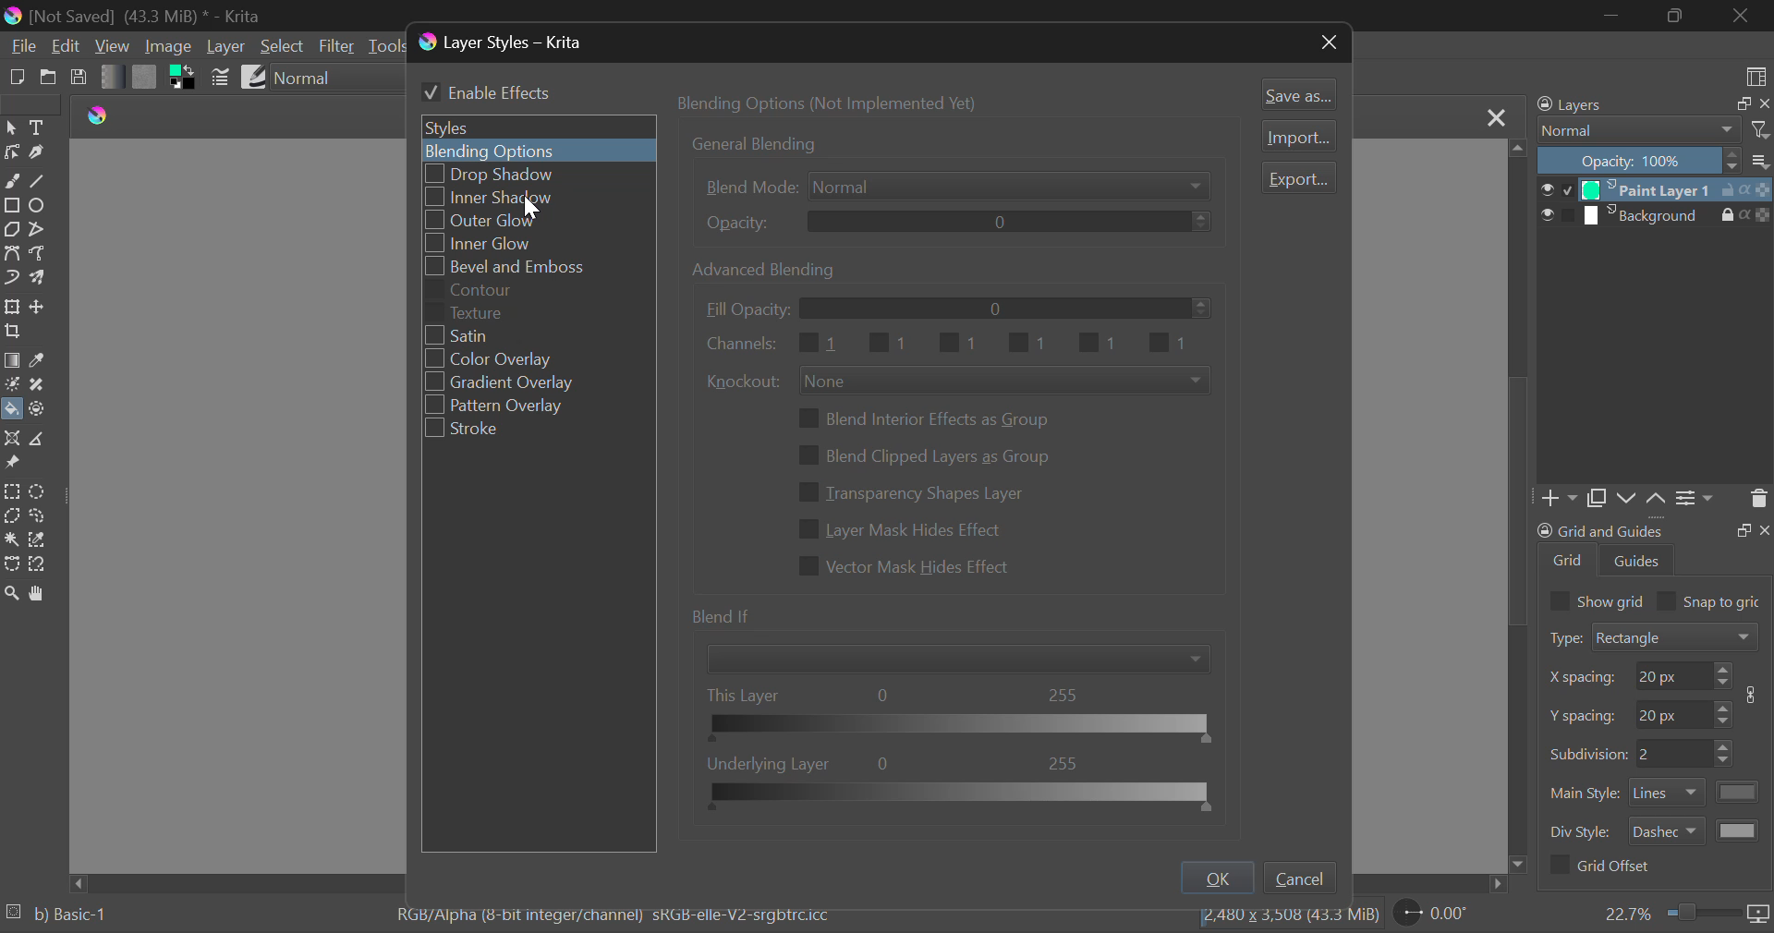 The image size is (1774, 933). I want to click on Reference Images, so click(11, 462).